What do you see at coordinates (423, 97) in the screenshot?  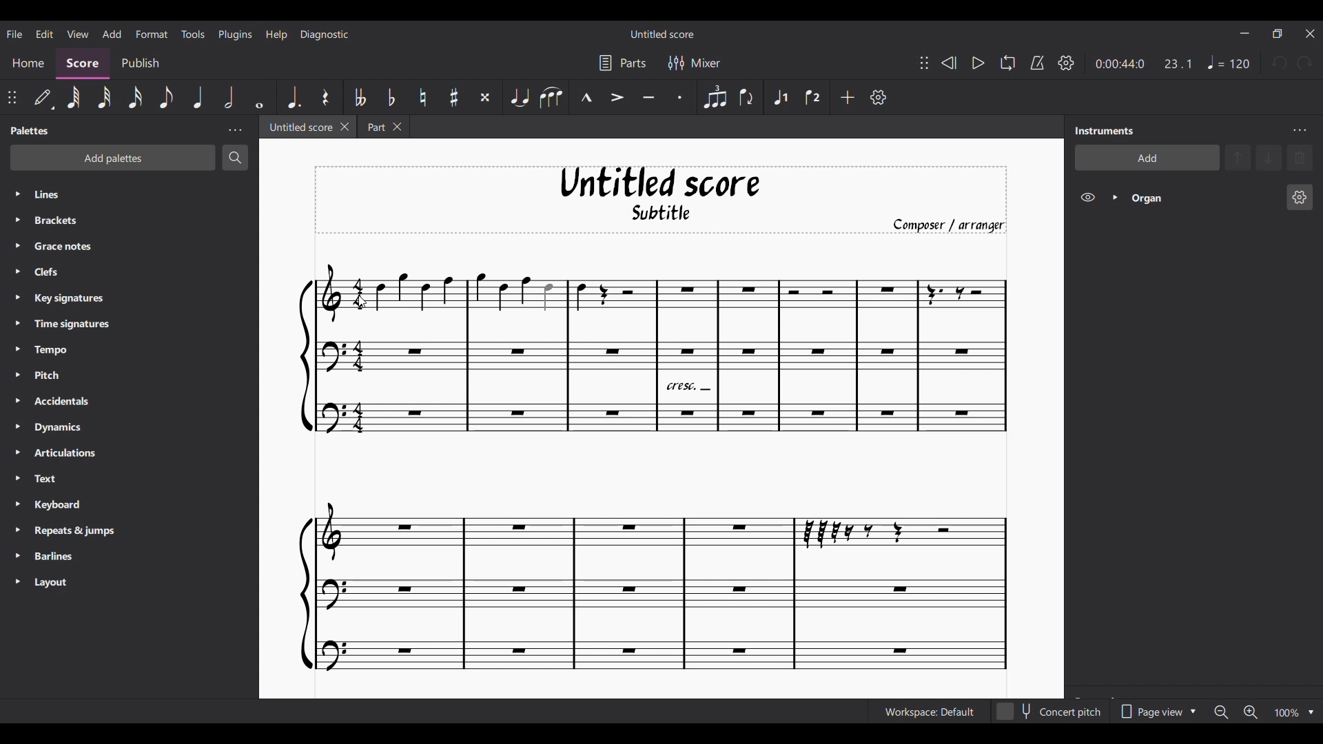 I see `Toggle natural` at bounding box center [423, 97].